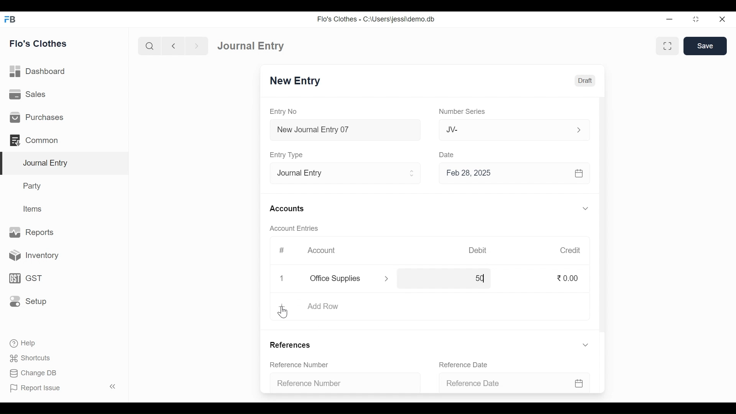 This screenshot has width=736, height=414. I want to click on Expand, so click(586, 345).